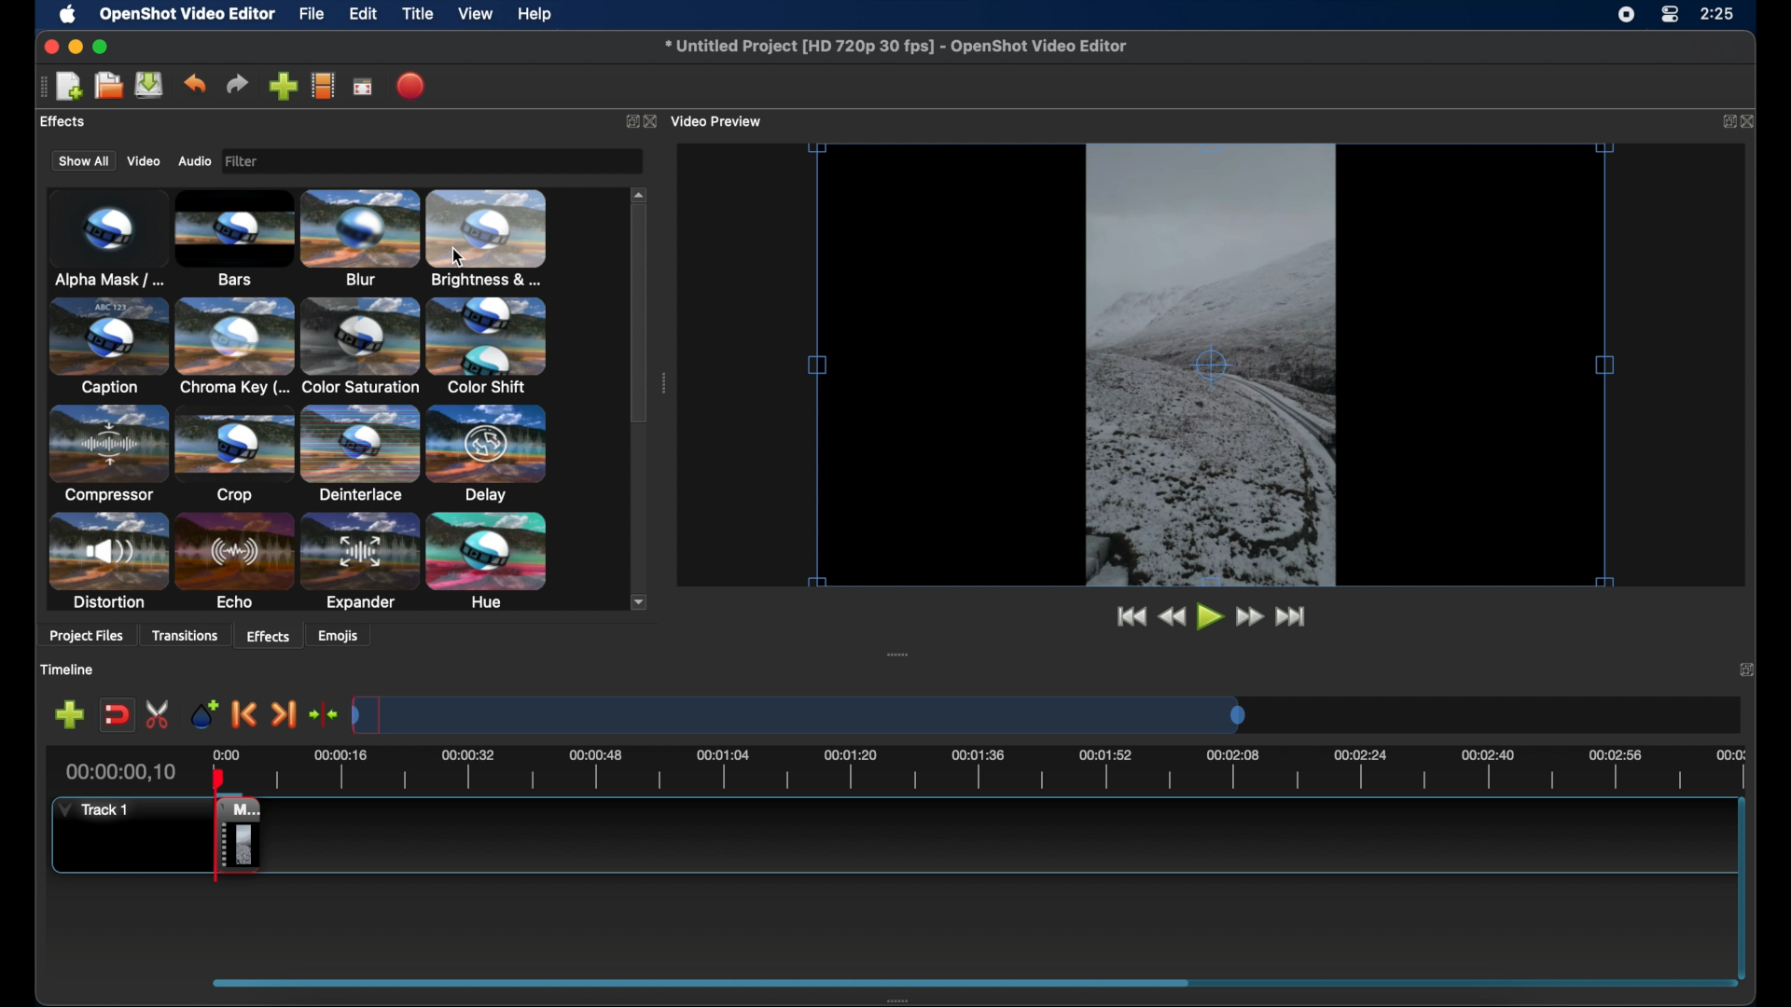 The width and height of the screenshot is (1791, 1007). Describe the element at coordinates (82, 160) in the screenshot. I see `show all` at that location.